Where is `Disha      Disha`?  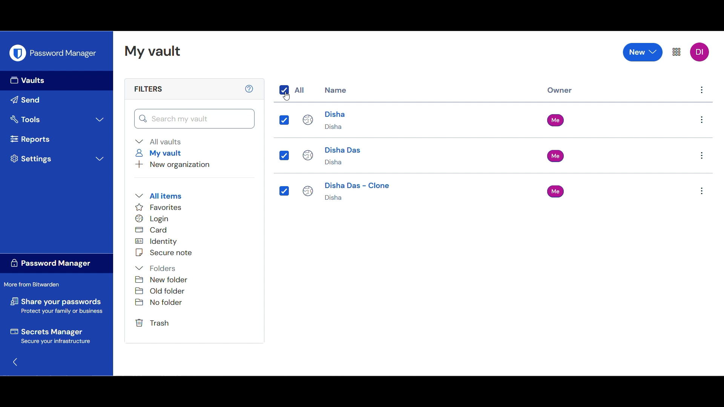 Disha      Disha is located at coordinates (325, 119).